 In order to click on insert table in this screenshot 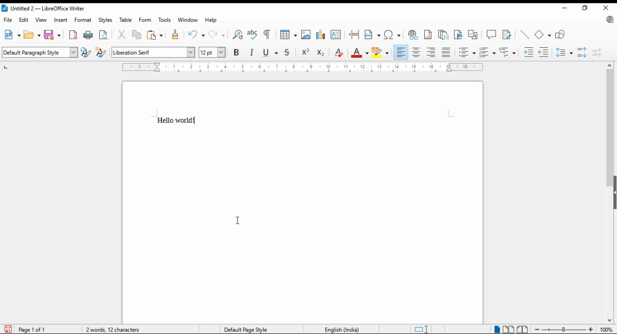, I will do `click(288, 35)`.